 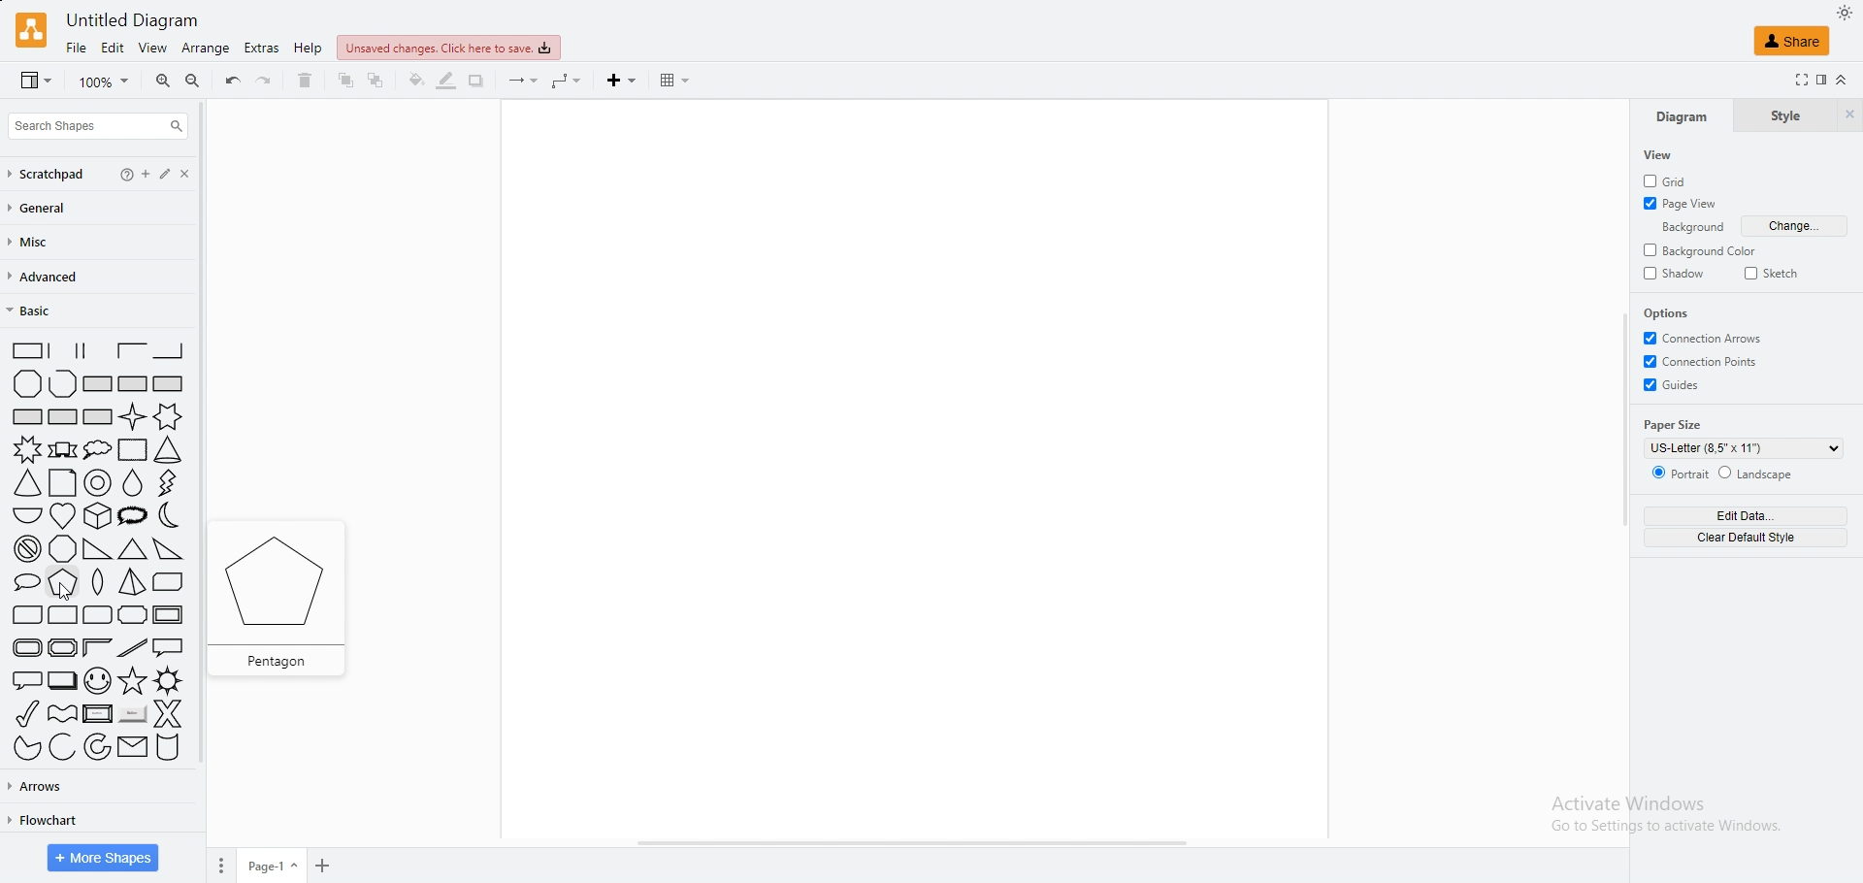 I want to click on more shapes, so click(x=104, y=858).